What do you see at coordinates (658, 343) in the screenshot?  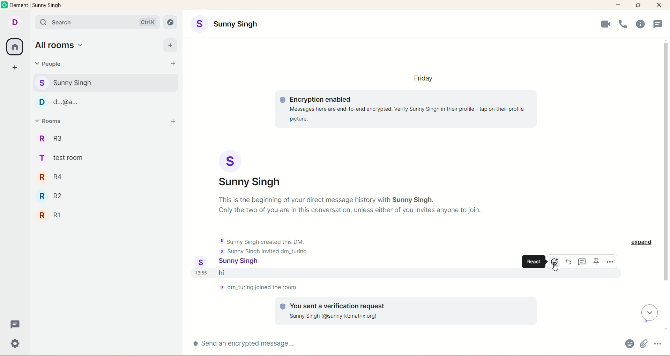 I see `options` at bounding box center [658, 343].